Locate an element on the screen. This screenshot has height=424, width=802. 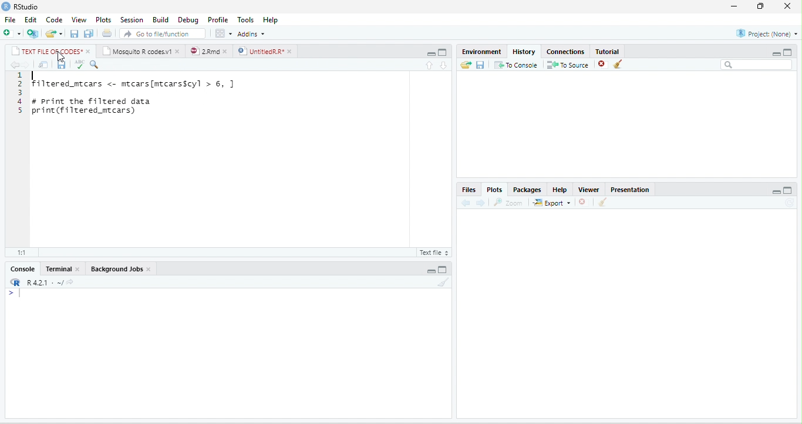
back is located at coordinates (466, 203).